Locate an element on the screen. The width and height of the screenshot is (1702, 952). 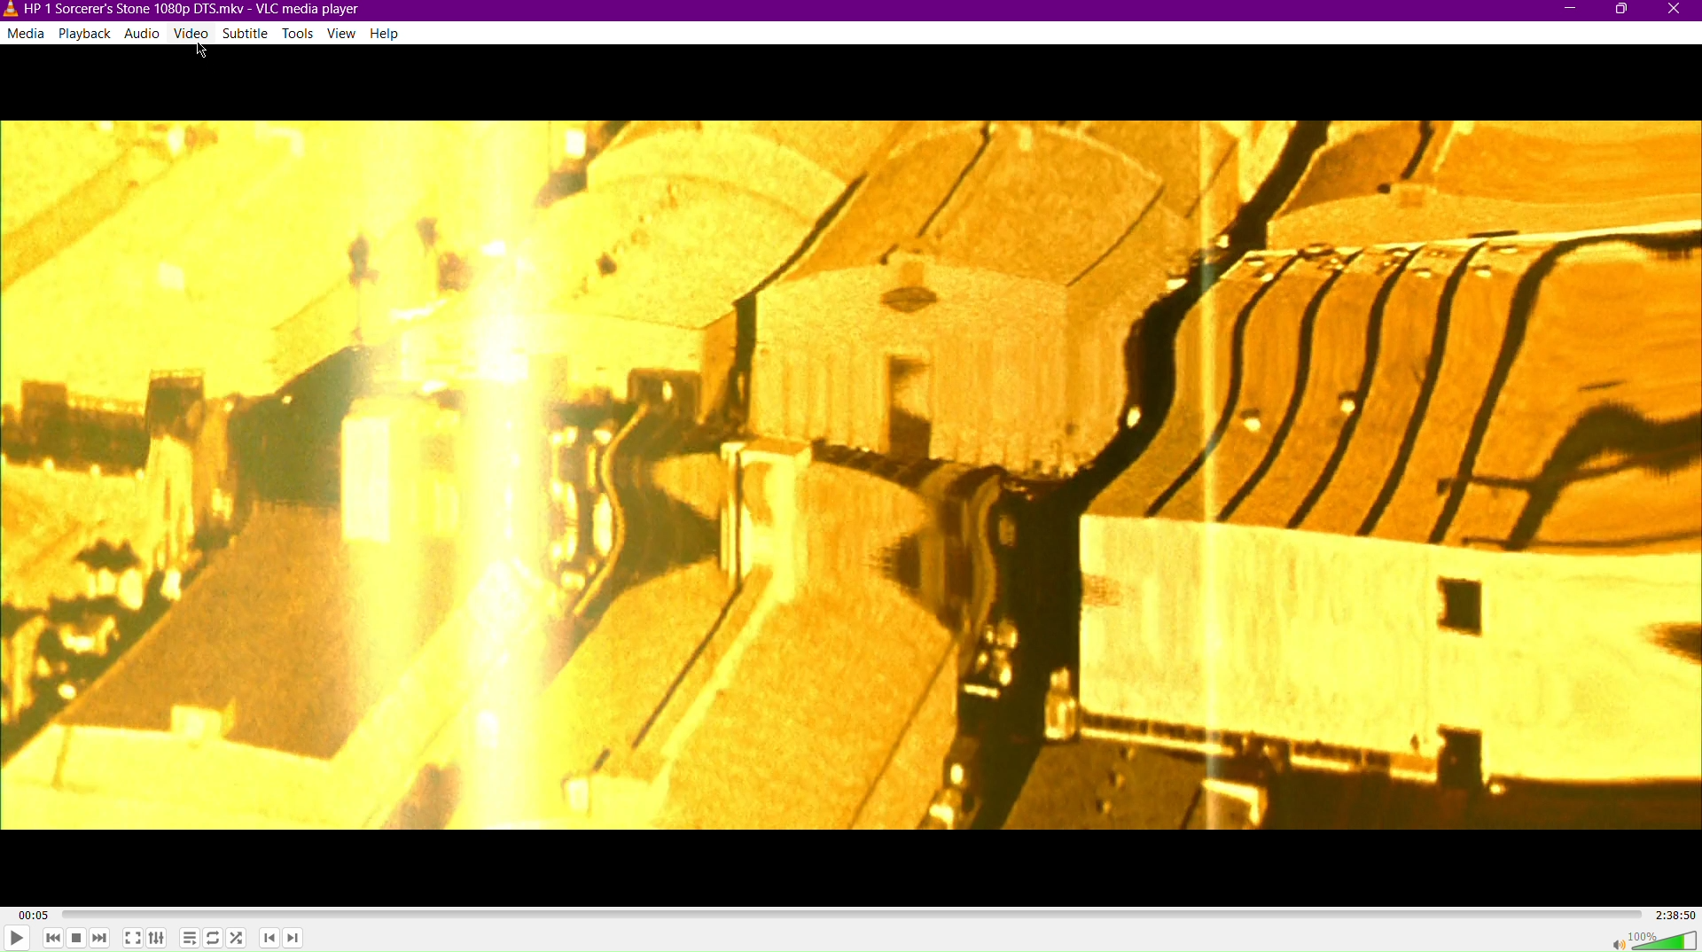
Volume is located at coordinates (1654, 940).